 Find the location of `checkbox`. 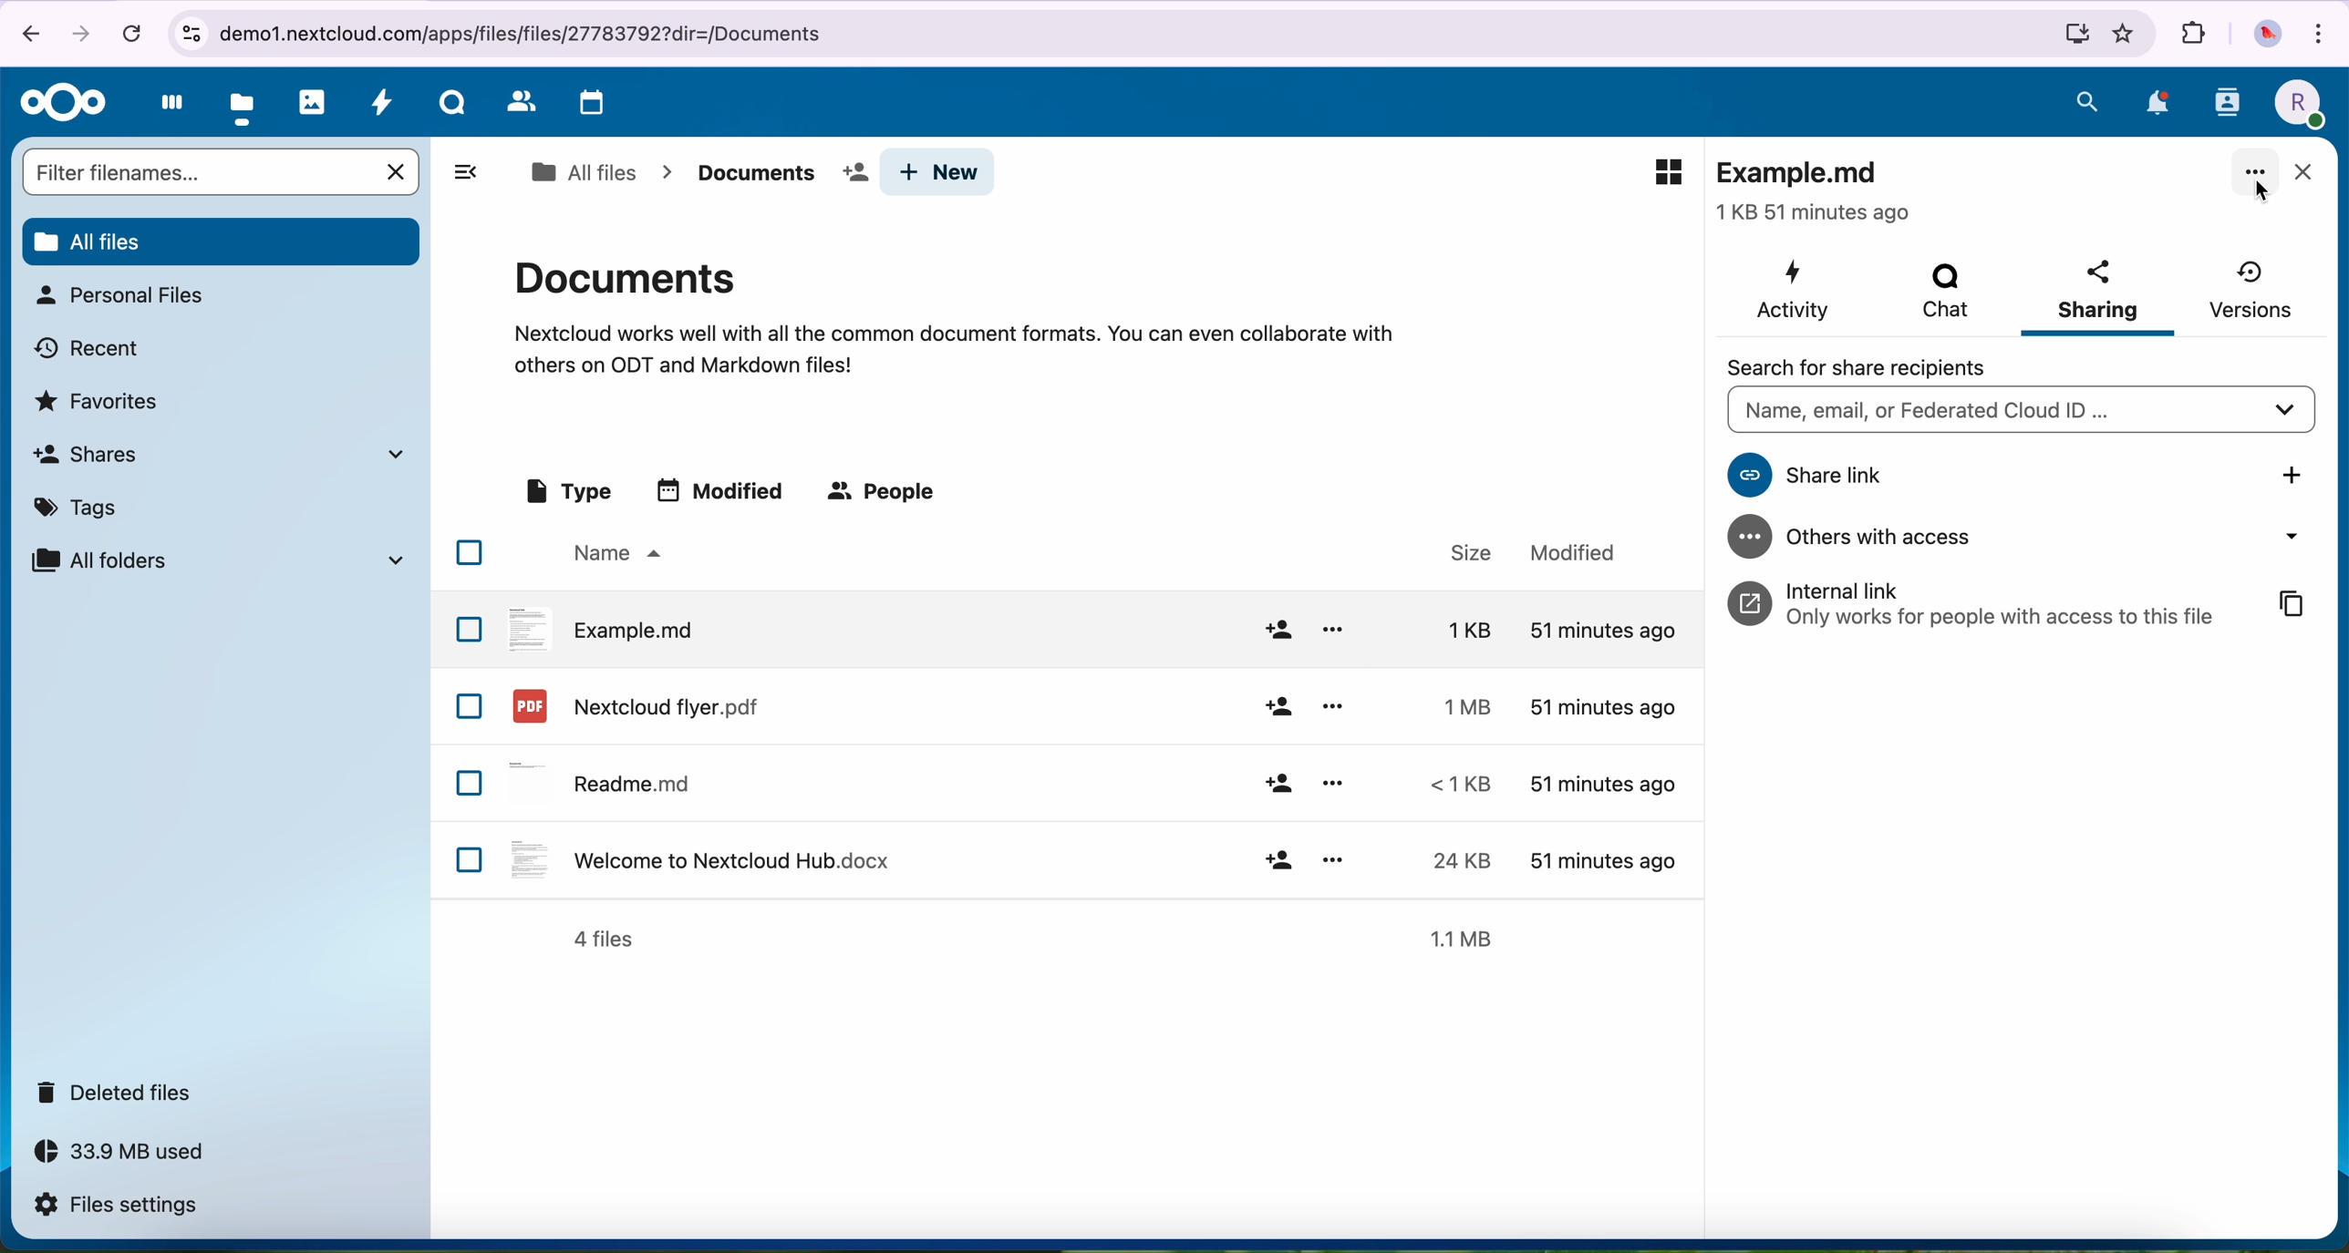

checkbox is located at coordinates (471, 859).